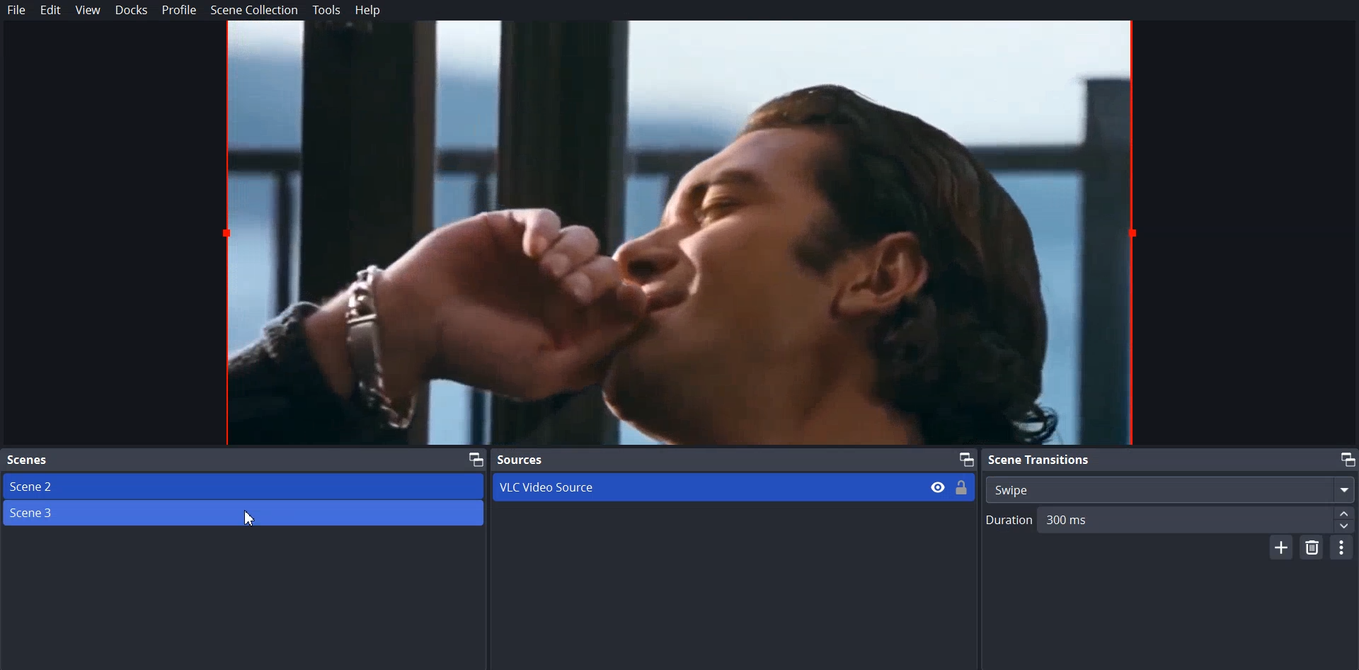 The image size is (1359, 670). Describe the element at coordinates (51, 11) in the screenshot. I see `Edit` at that location.